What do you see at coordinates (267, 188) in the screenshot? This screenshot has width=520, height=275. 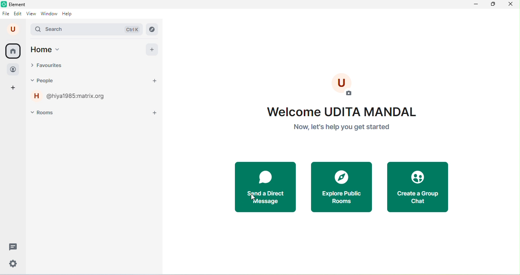 I see `send a direct message` at bounding box center [267, 188].